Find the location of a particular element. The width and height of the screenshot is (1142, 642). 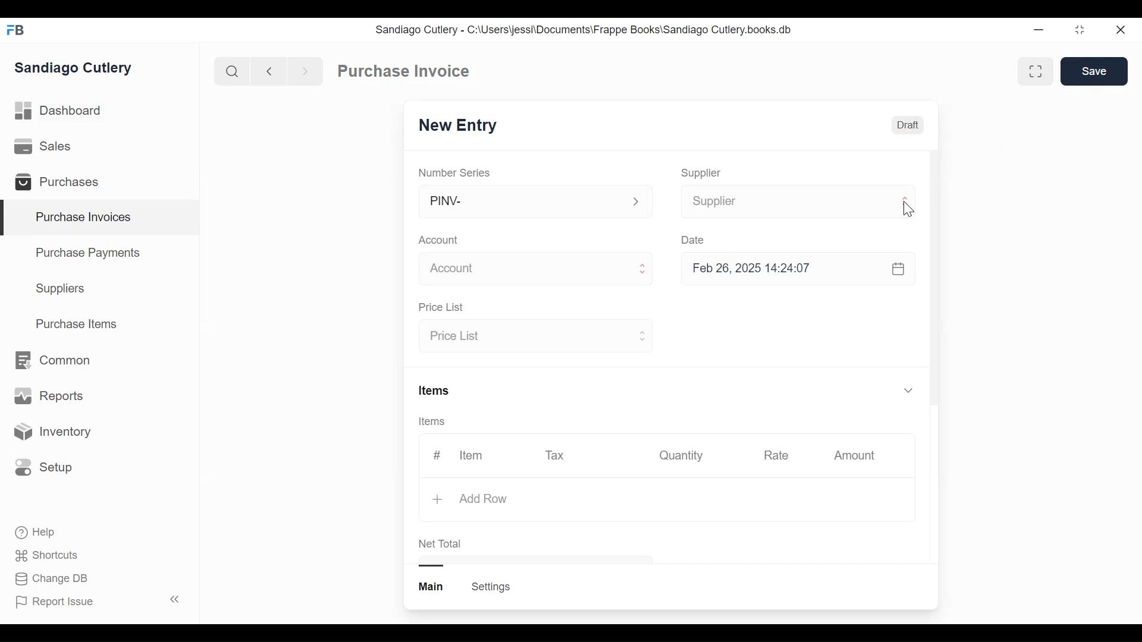

Main is located at coordinates (432, 586).